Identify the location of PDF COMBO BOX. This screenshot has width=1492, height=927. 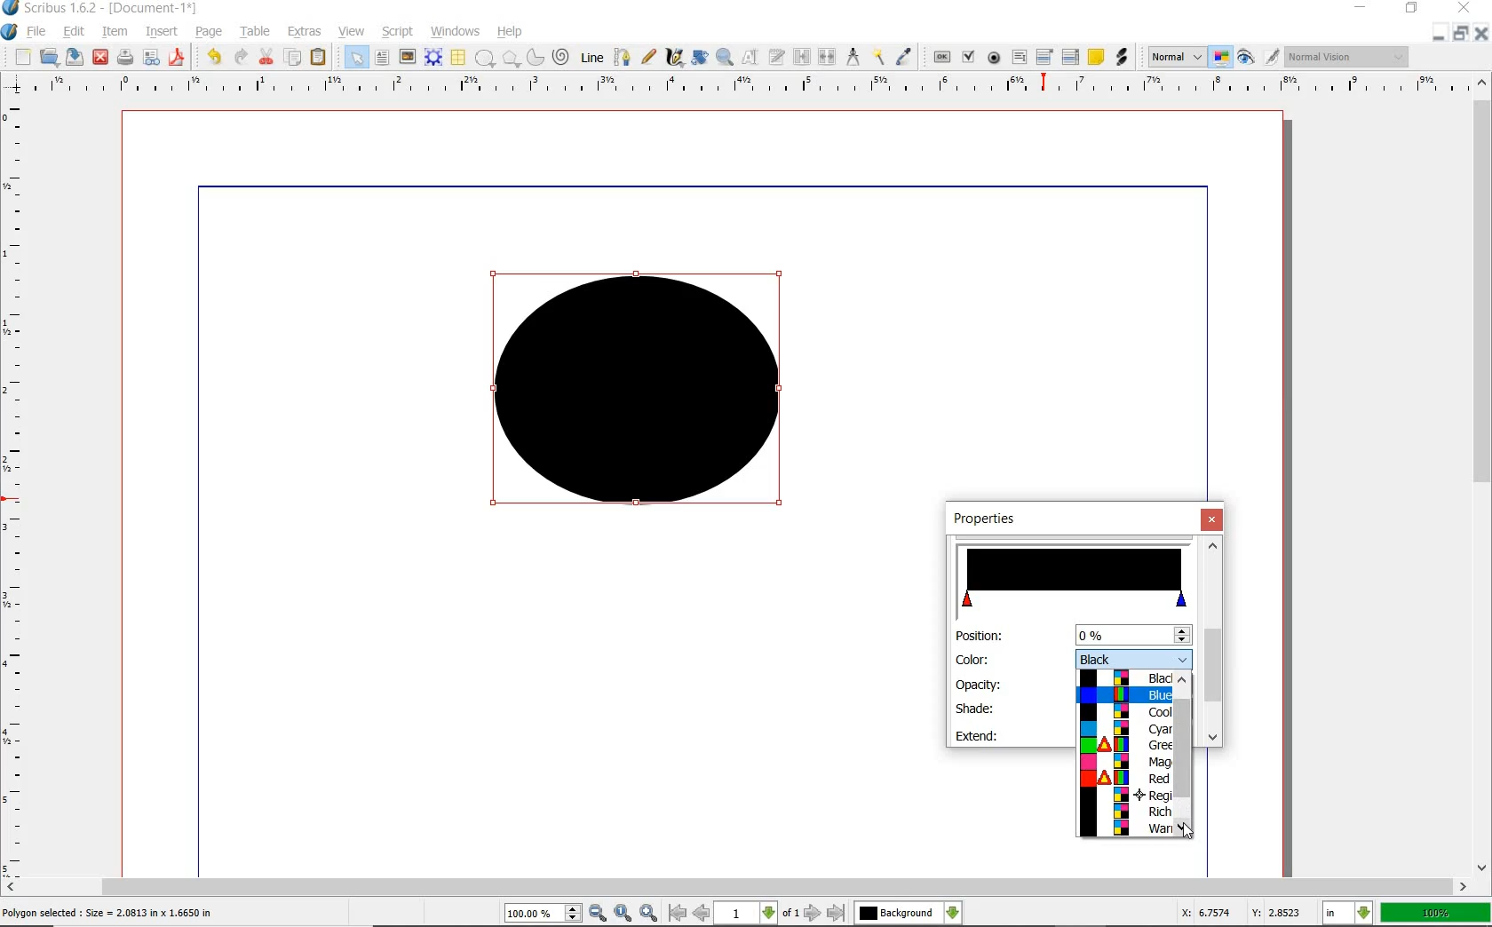
(1044, 56).